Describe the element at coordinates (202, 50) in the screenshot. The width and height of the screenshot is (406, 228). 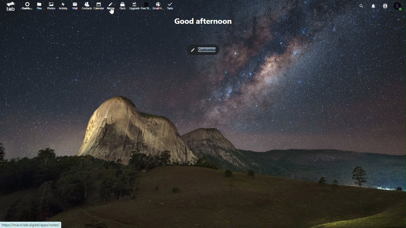
I see `Customize` at that location.